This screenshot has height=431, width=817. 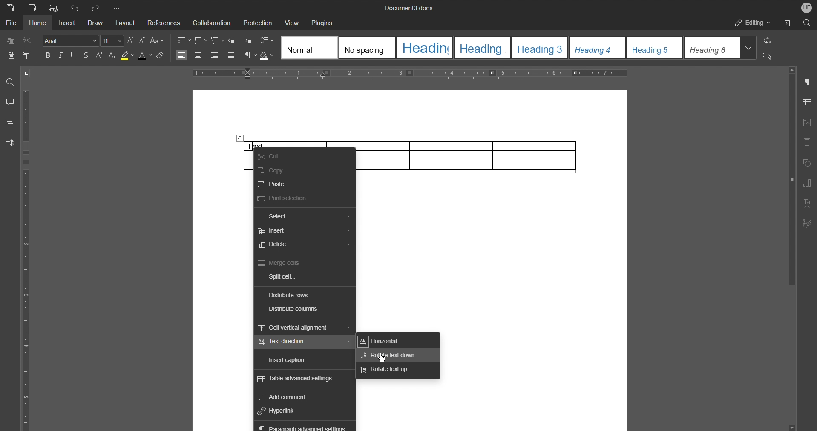 What do you see at coordinates (257, 22) in the screenshot?
I see `Protection` at bounding box center [257, 22].